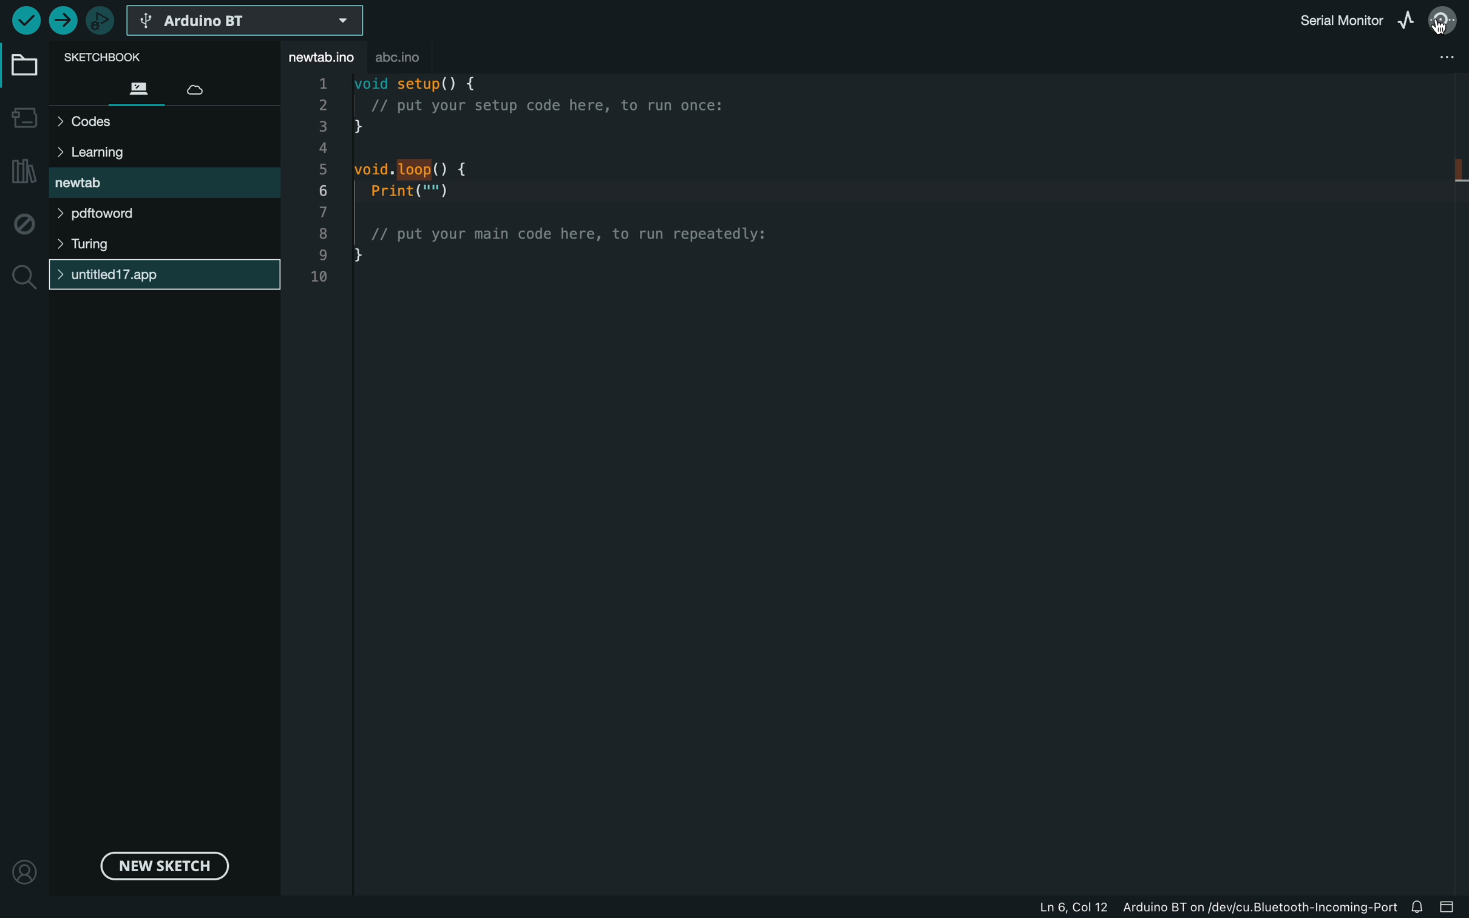  Describe the element at coordinates (1327, 18) in the screenshot. I see `serial monitor` at that location.